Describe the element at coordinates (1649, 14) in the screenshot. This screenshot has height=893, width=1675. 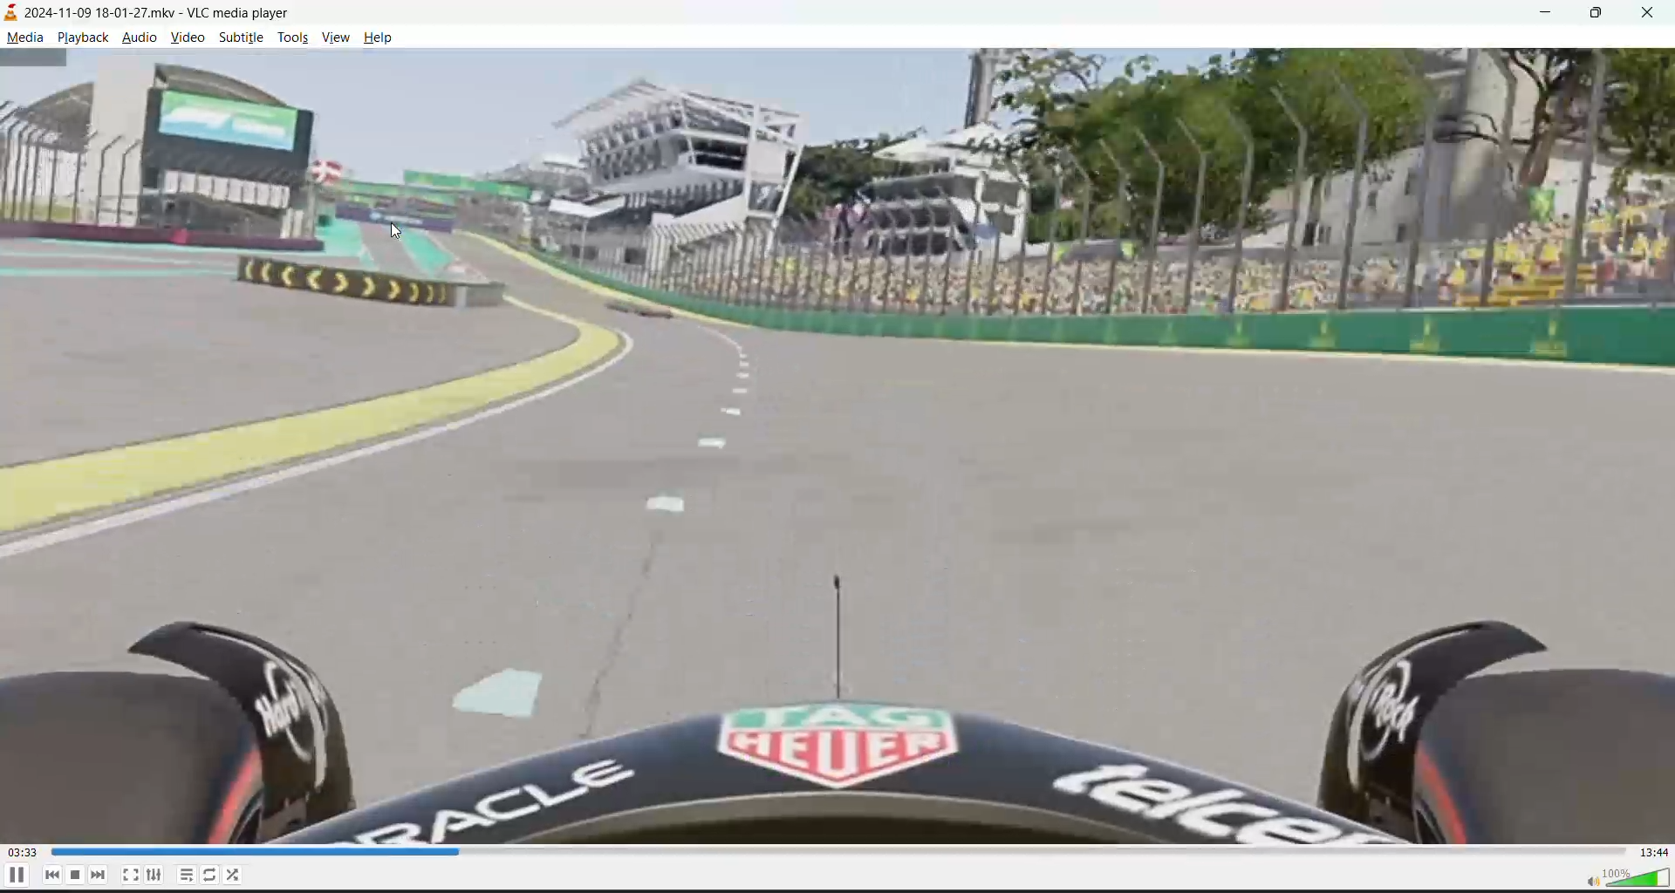
I see `close` at that location.